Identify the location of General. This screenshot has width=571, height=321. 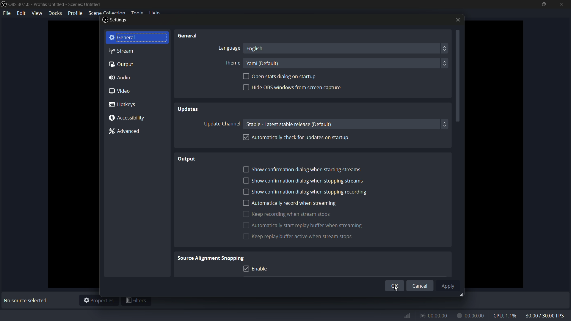
(137, 37).